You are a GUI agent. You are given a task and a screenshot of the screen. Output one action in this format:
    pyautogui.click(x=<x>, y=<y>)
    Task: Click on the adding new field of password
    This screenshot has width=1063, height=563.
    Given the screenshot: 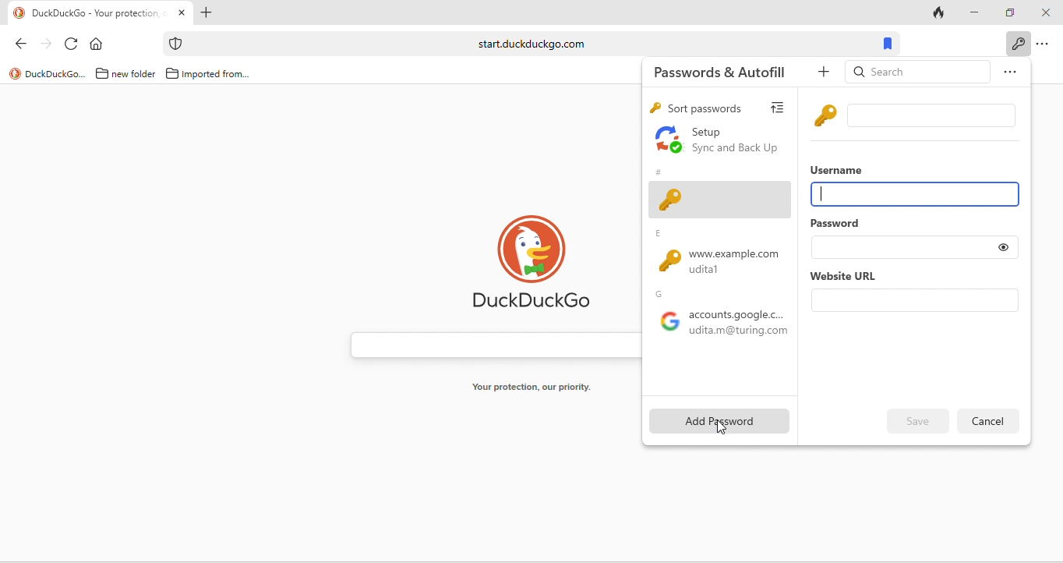 What is the action you would take?
    pyautogui.click(x=722, y=200)
    